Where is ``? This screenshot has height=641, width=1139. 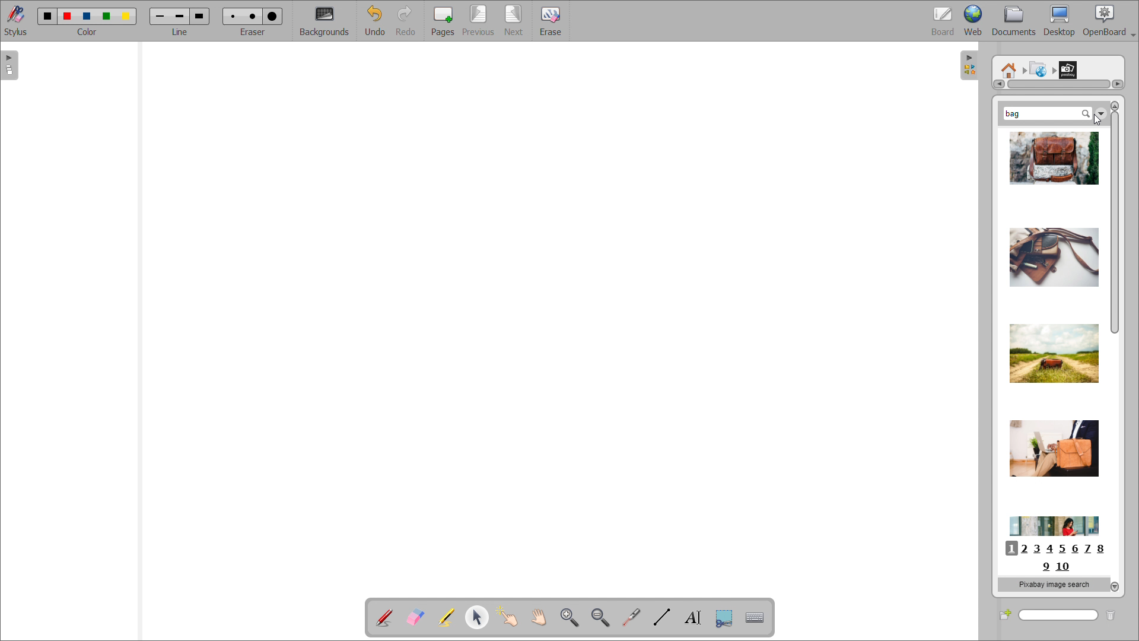  is located at coordinates (724, 618).